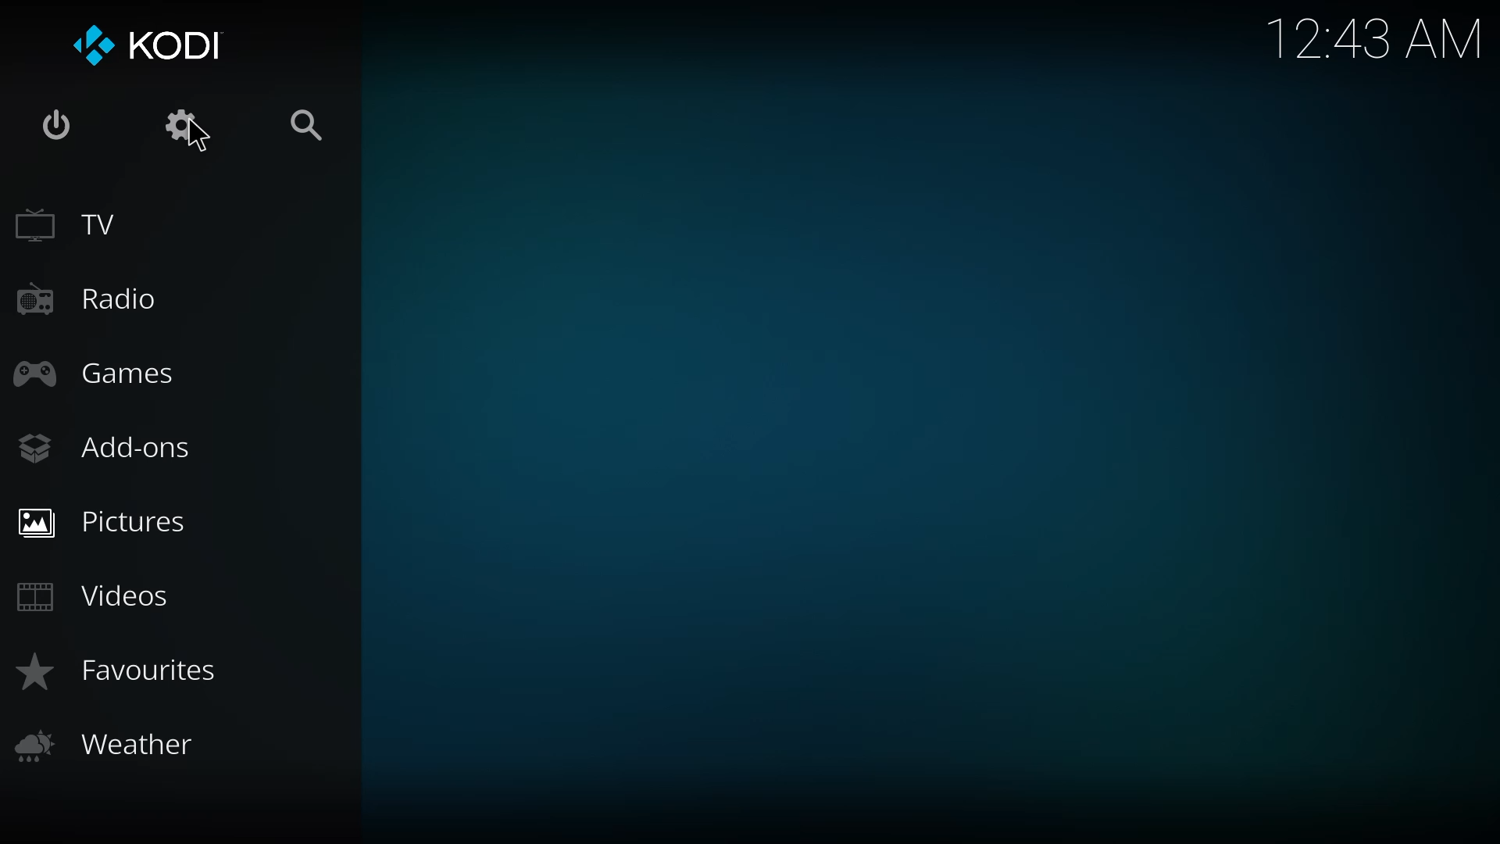 The width and height of the screenshot is (1500, 844). Describe the element at coordinates (59, 128) in the screenshot. I see `power` at that location.